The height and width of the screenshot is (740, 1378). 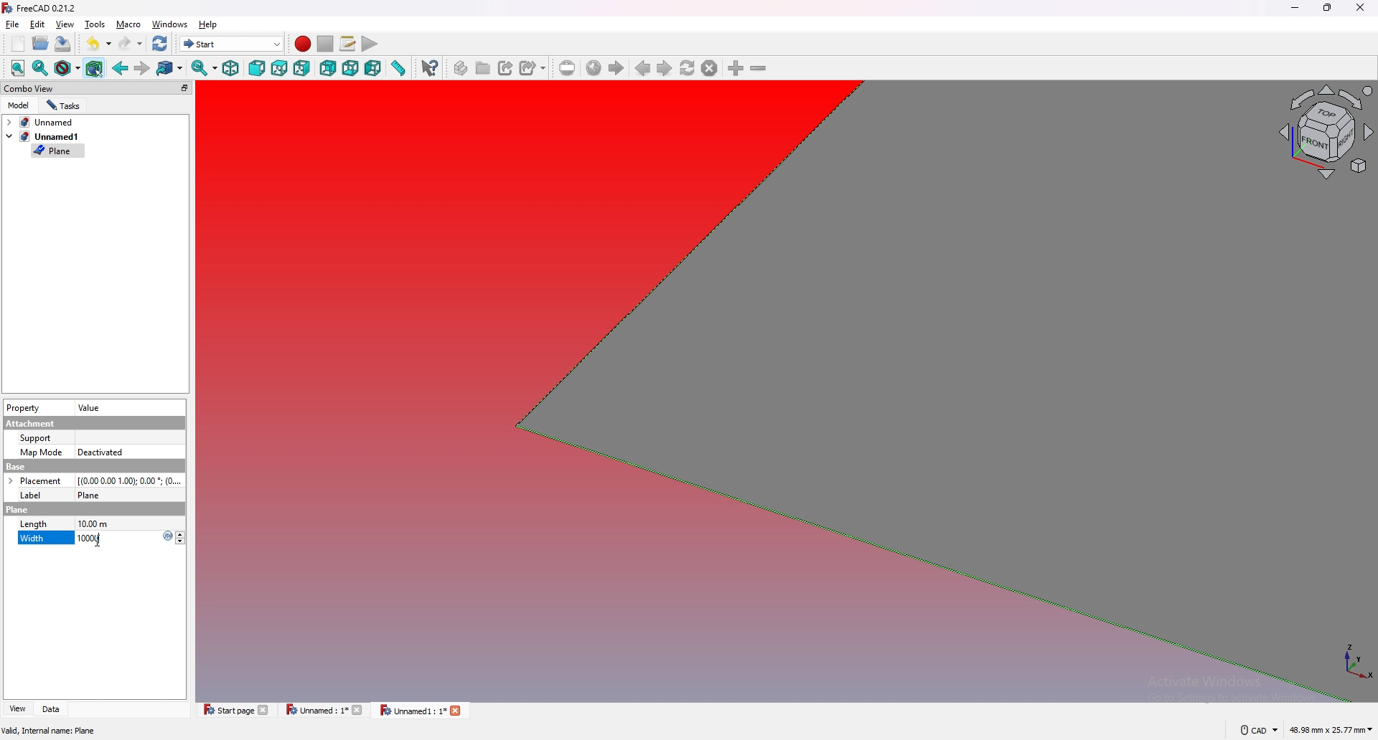 What do you see at coordinates (484, 67) in the screenshot?
I see `create group` at bounding box center [484, 67].